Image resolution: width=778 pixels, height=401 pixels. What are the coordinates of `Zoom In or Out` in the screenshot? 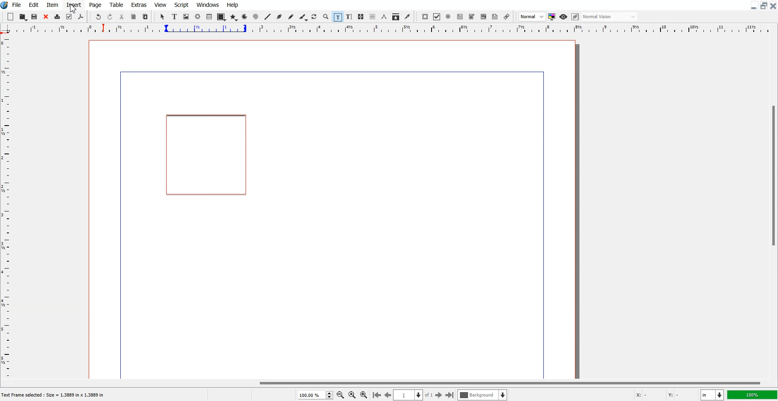 It's located at (326, 16).